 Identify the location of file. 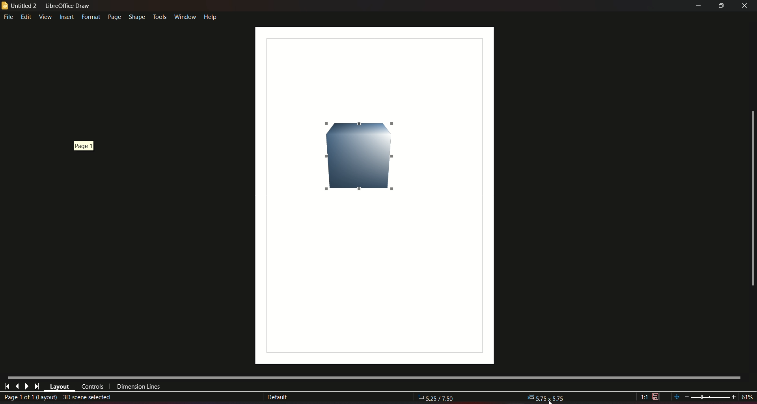
(9, 17).